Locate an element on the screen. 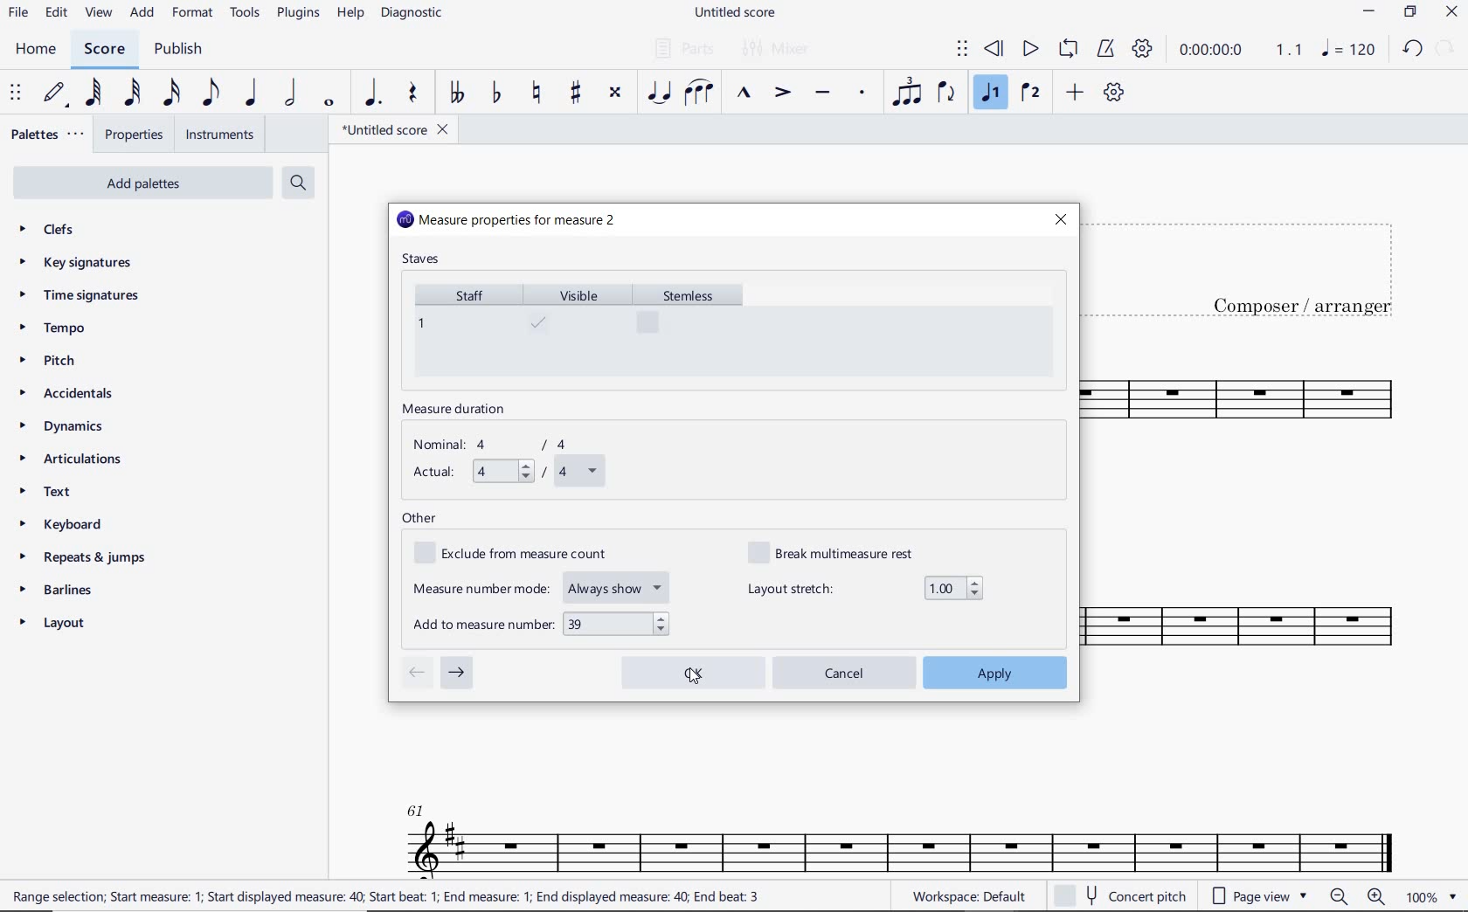  STACCATO is located at coordinates (862, 93).